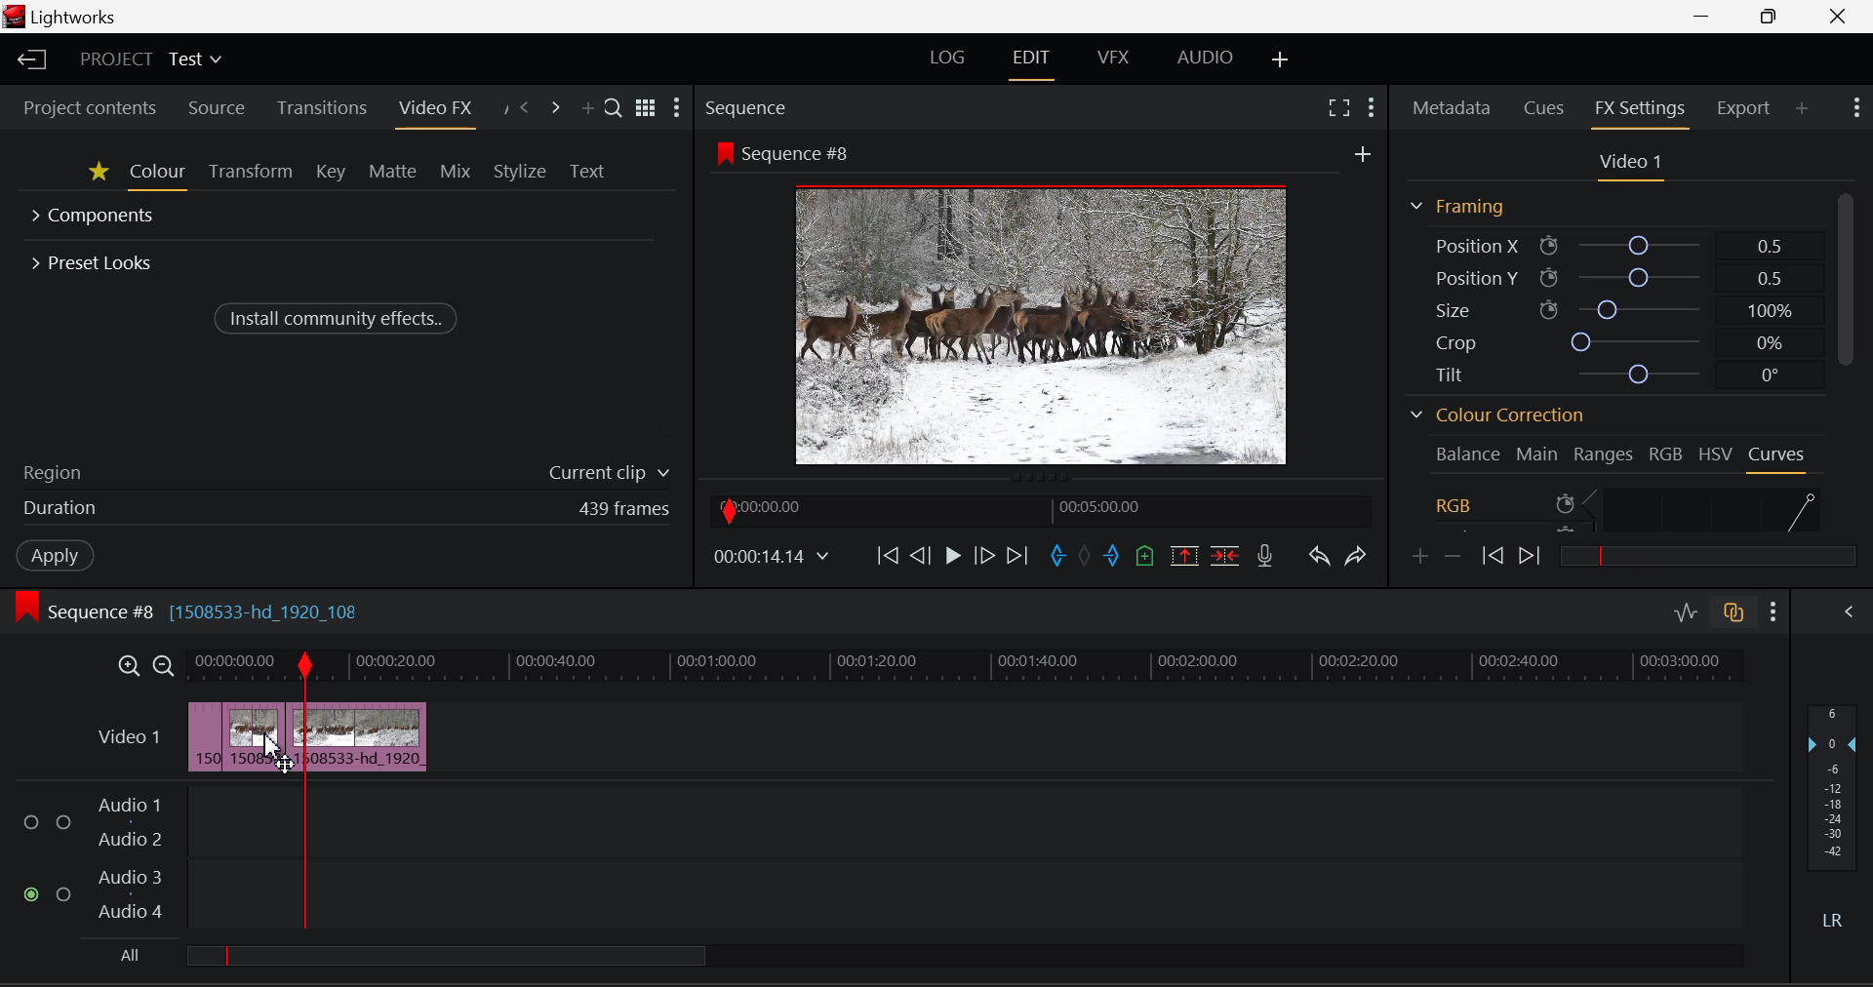  What do you see at coordinates (1604, 454) in the screenshot?
I see `Ranges` at bounding box center [1604, 454].